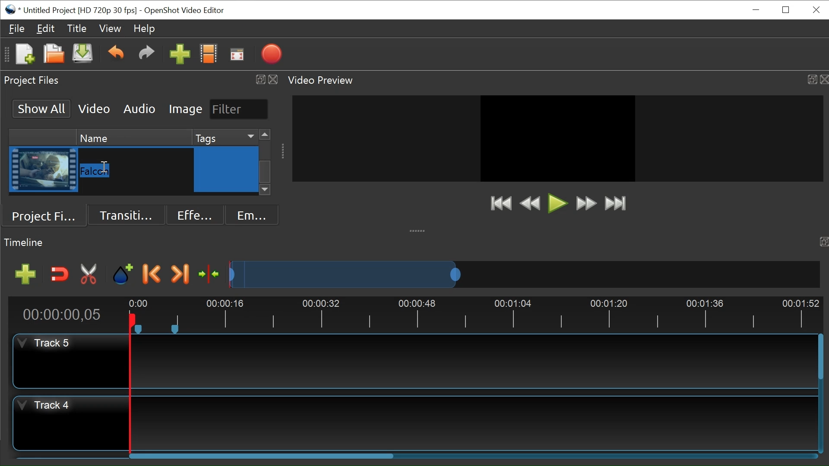 The image size is (829, 466). I want to click on Snap, so click(58, 275).